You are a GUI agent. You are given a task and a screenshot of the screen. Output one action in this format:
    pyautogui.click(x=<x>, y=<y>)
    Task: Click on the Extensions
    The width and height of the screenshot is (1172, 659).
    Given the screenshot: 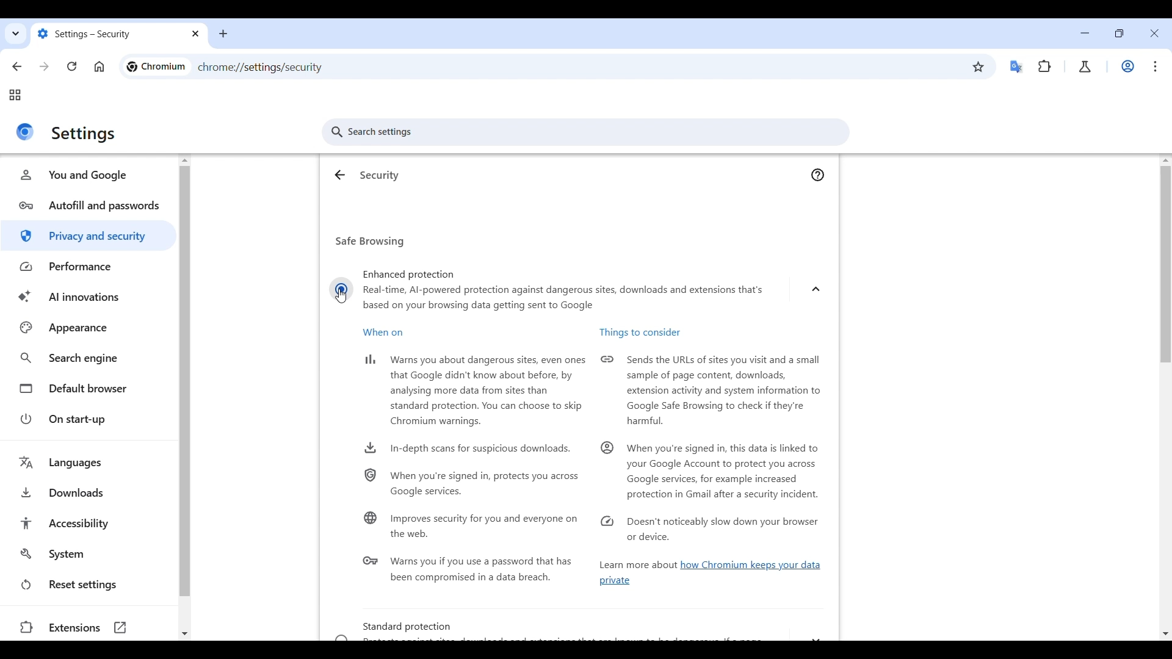 What is the action you would take?
    pyautogui.click(x=89, y=628)
    